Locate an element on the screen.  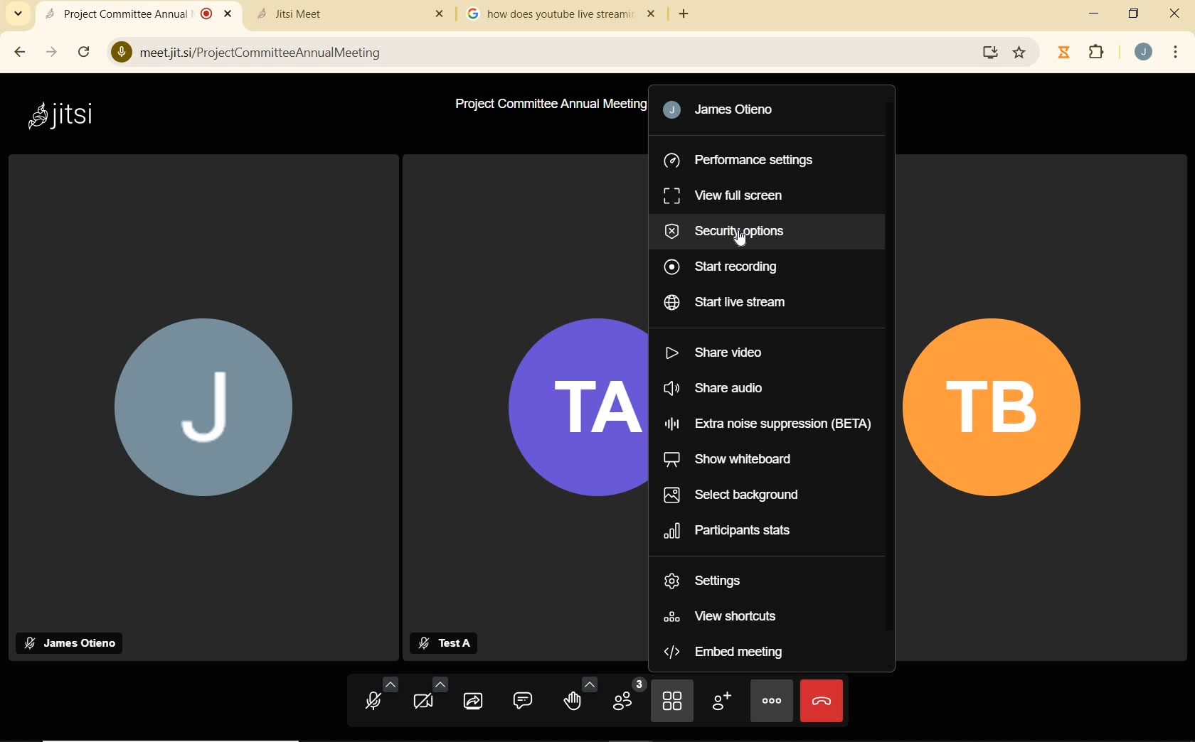
START LIVE STREAM is located at coordinates (728, 303).